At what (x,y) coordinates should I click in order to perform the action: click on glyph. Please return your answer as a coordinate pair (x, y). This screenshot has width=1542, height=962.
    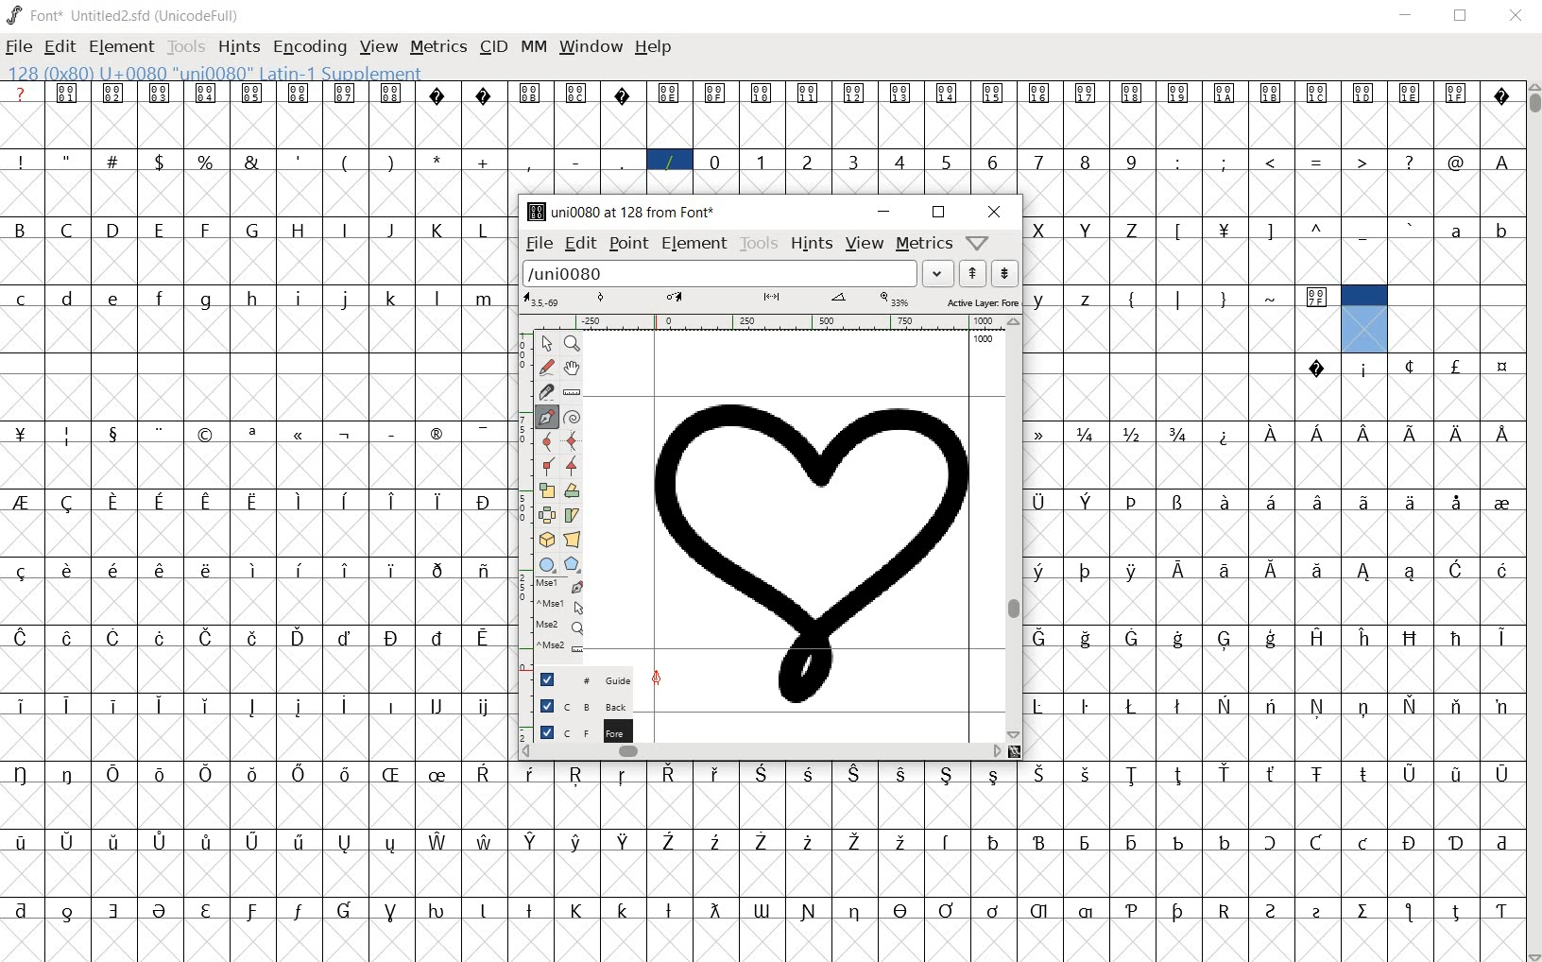
    Looking at the image, I should click on (66, 705).